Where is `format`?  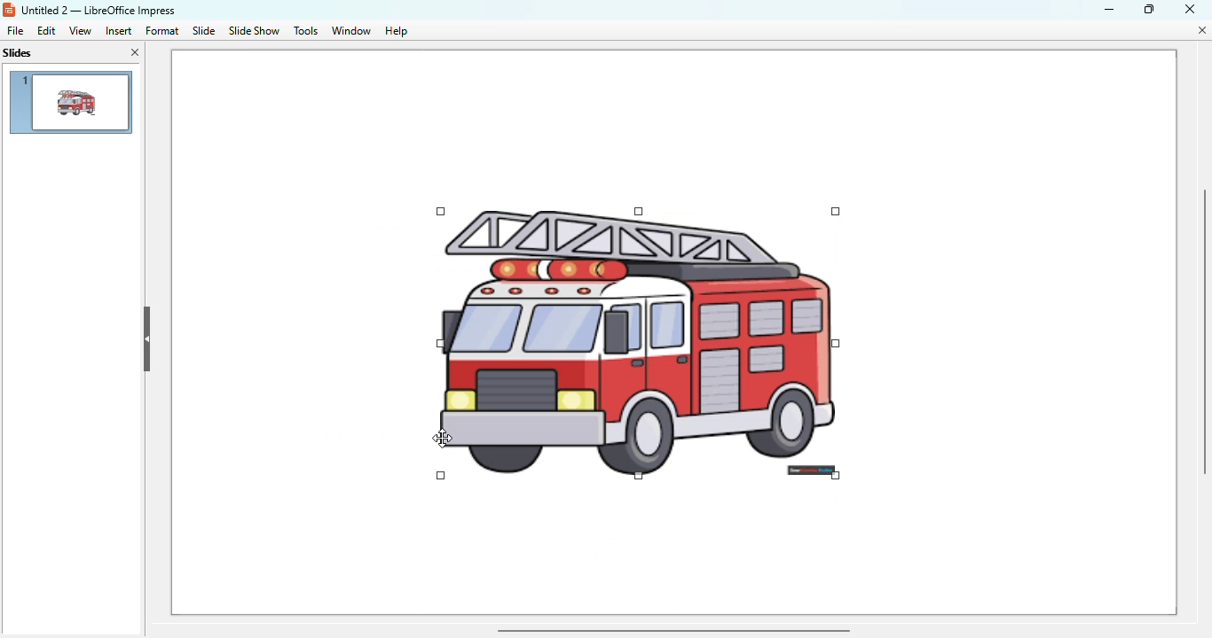 format is located at coordinates (161, 30).